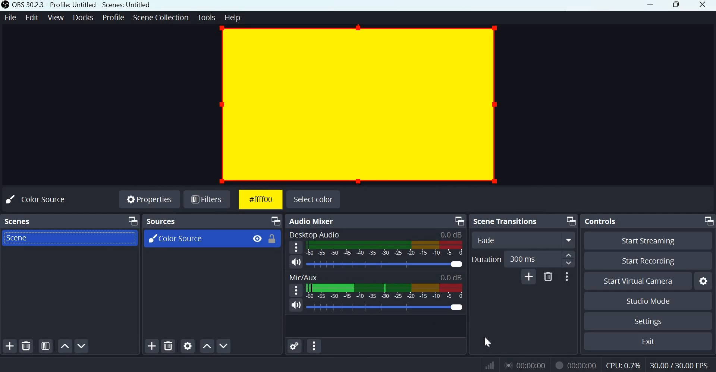 The image size is (716, 372). What do you see at coordinates (5, 5) in the screenshot?
I see `OBS studio logo` at bounding box center [5, 5].